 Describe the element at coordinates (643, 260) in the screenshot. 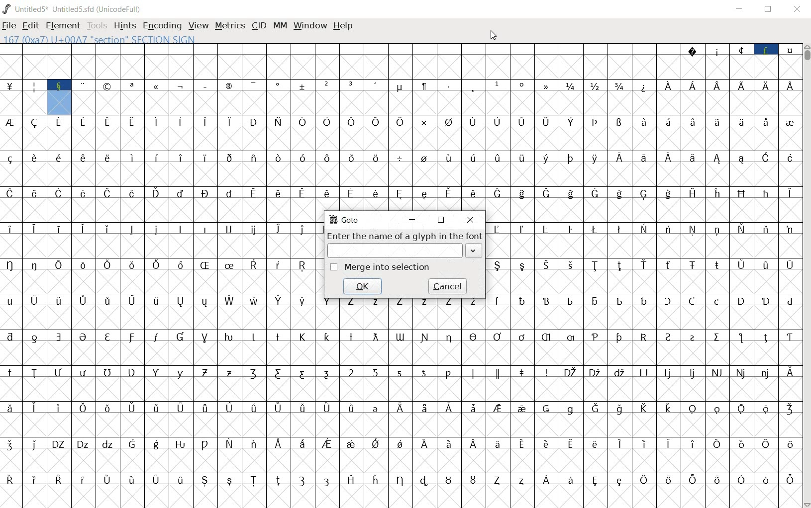

I see `` at that location.